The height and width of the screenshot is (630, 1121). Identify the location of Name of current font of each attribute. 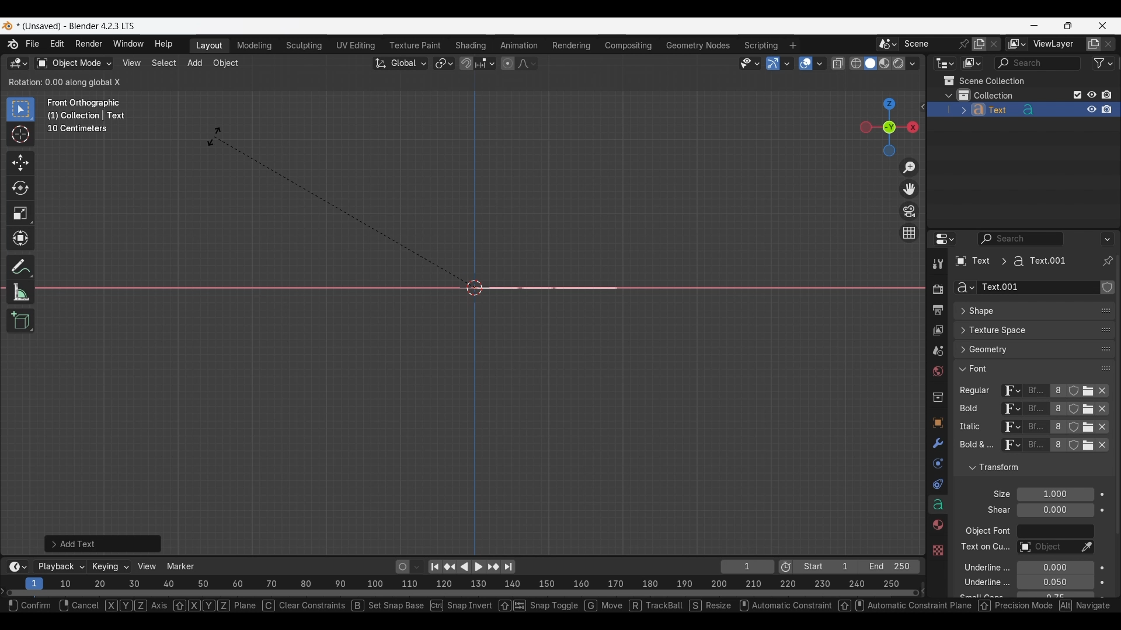
(1036, 418).